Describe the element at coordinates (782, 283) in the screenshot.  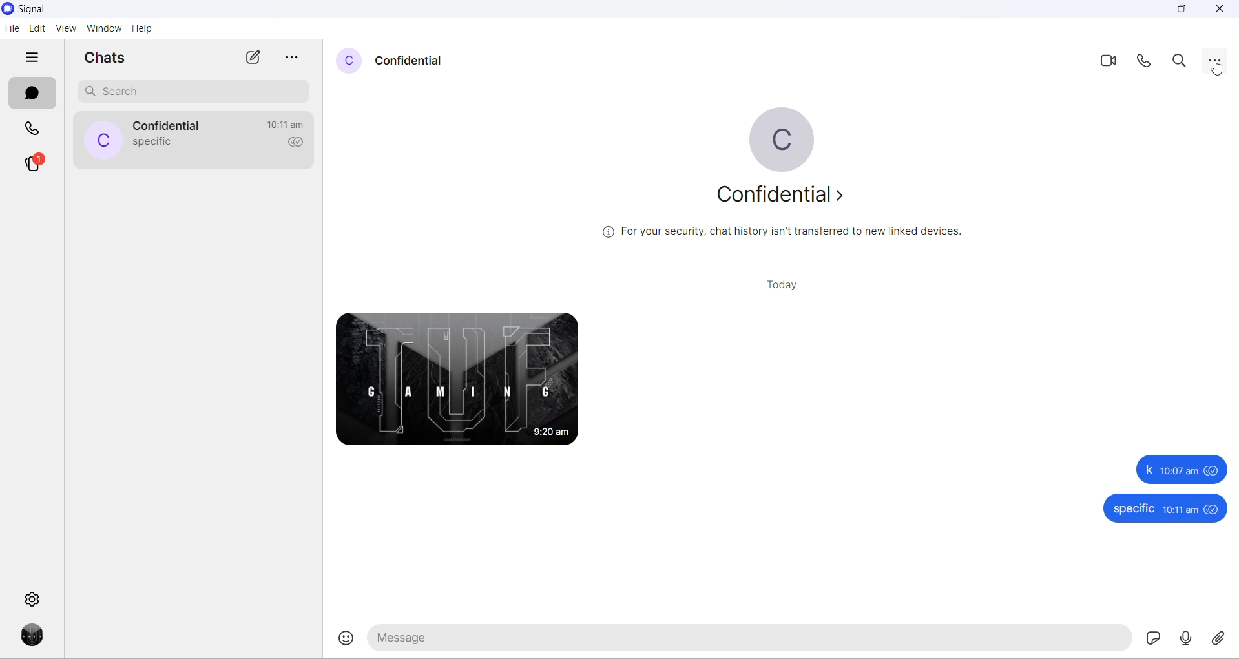
I see `today heading` at that location.